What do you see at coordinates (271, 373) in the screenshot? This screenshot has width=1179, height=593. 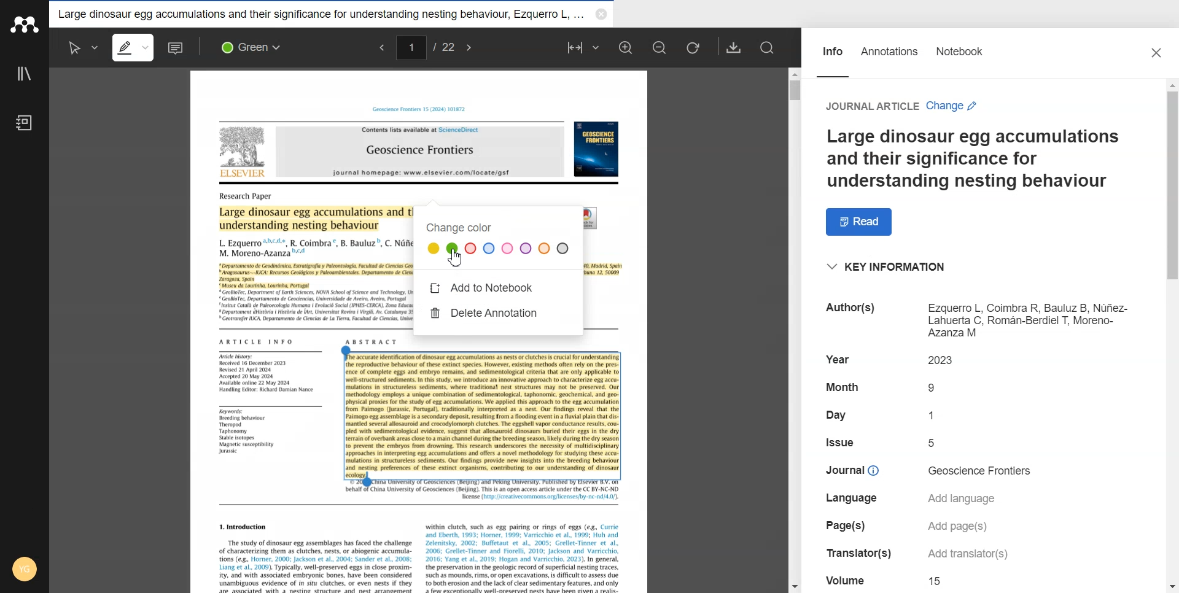 I see `text` at bounding box center [271, 373].